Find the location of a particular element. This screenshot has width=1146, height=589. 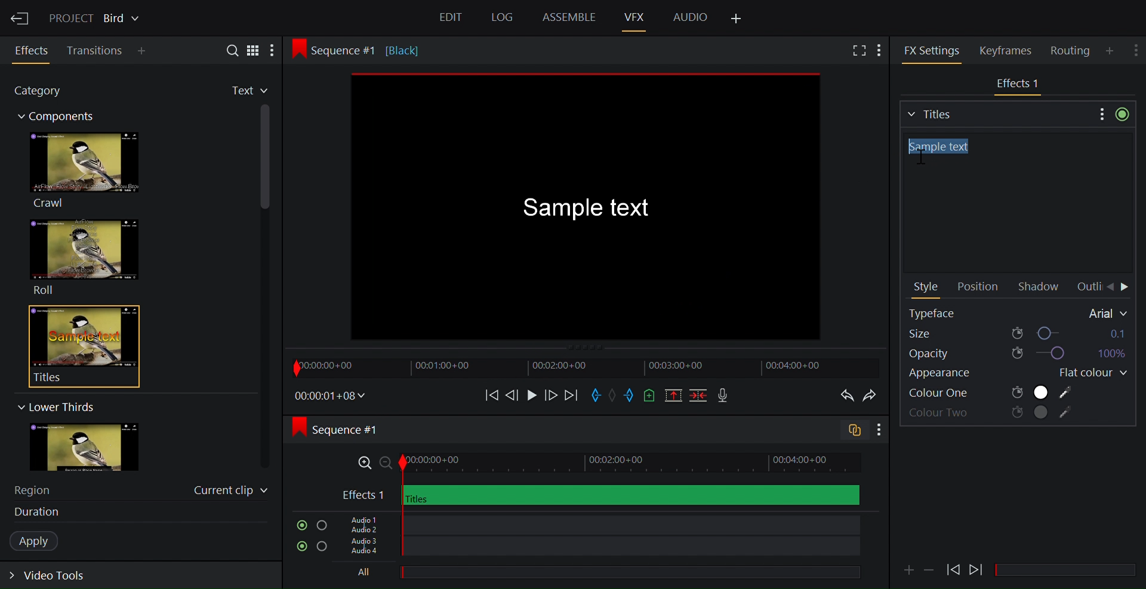

Toggle between list and tile view is located at coordinates (254, 49).